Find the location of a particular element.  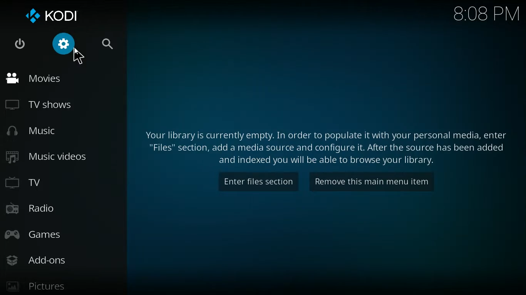

movies is located at coordinates (47, 80).